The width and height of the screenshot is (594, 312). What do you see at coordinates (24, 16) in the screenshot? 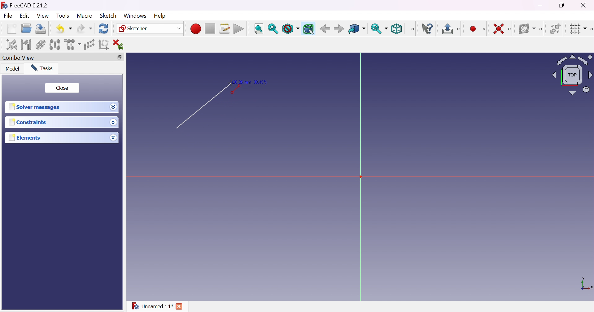
I see `Edit` at bounding box center [24, 16].